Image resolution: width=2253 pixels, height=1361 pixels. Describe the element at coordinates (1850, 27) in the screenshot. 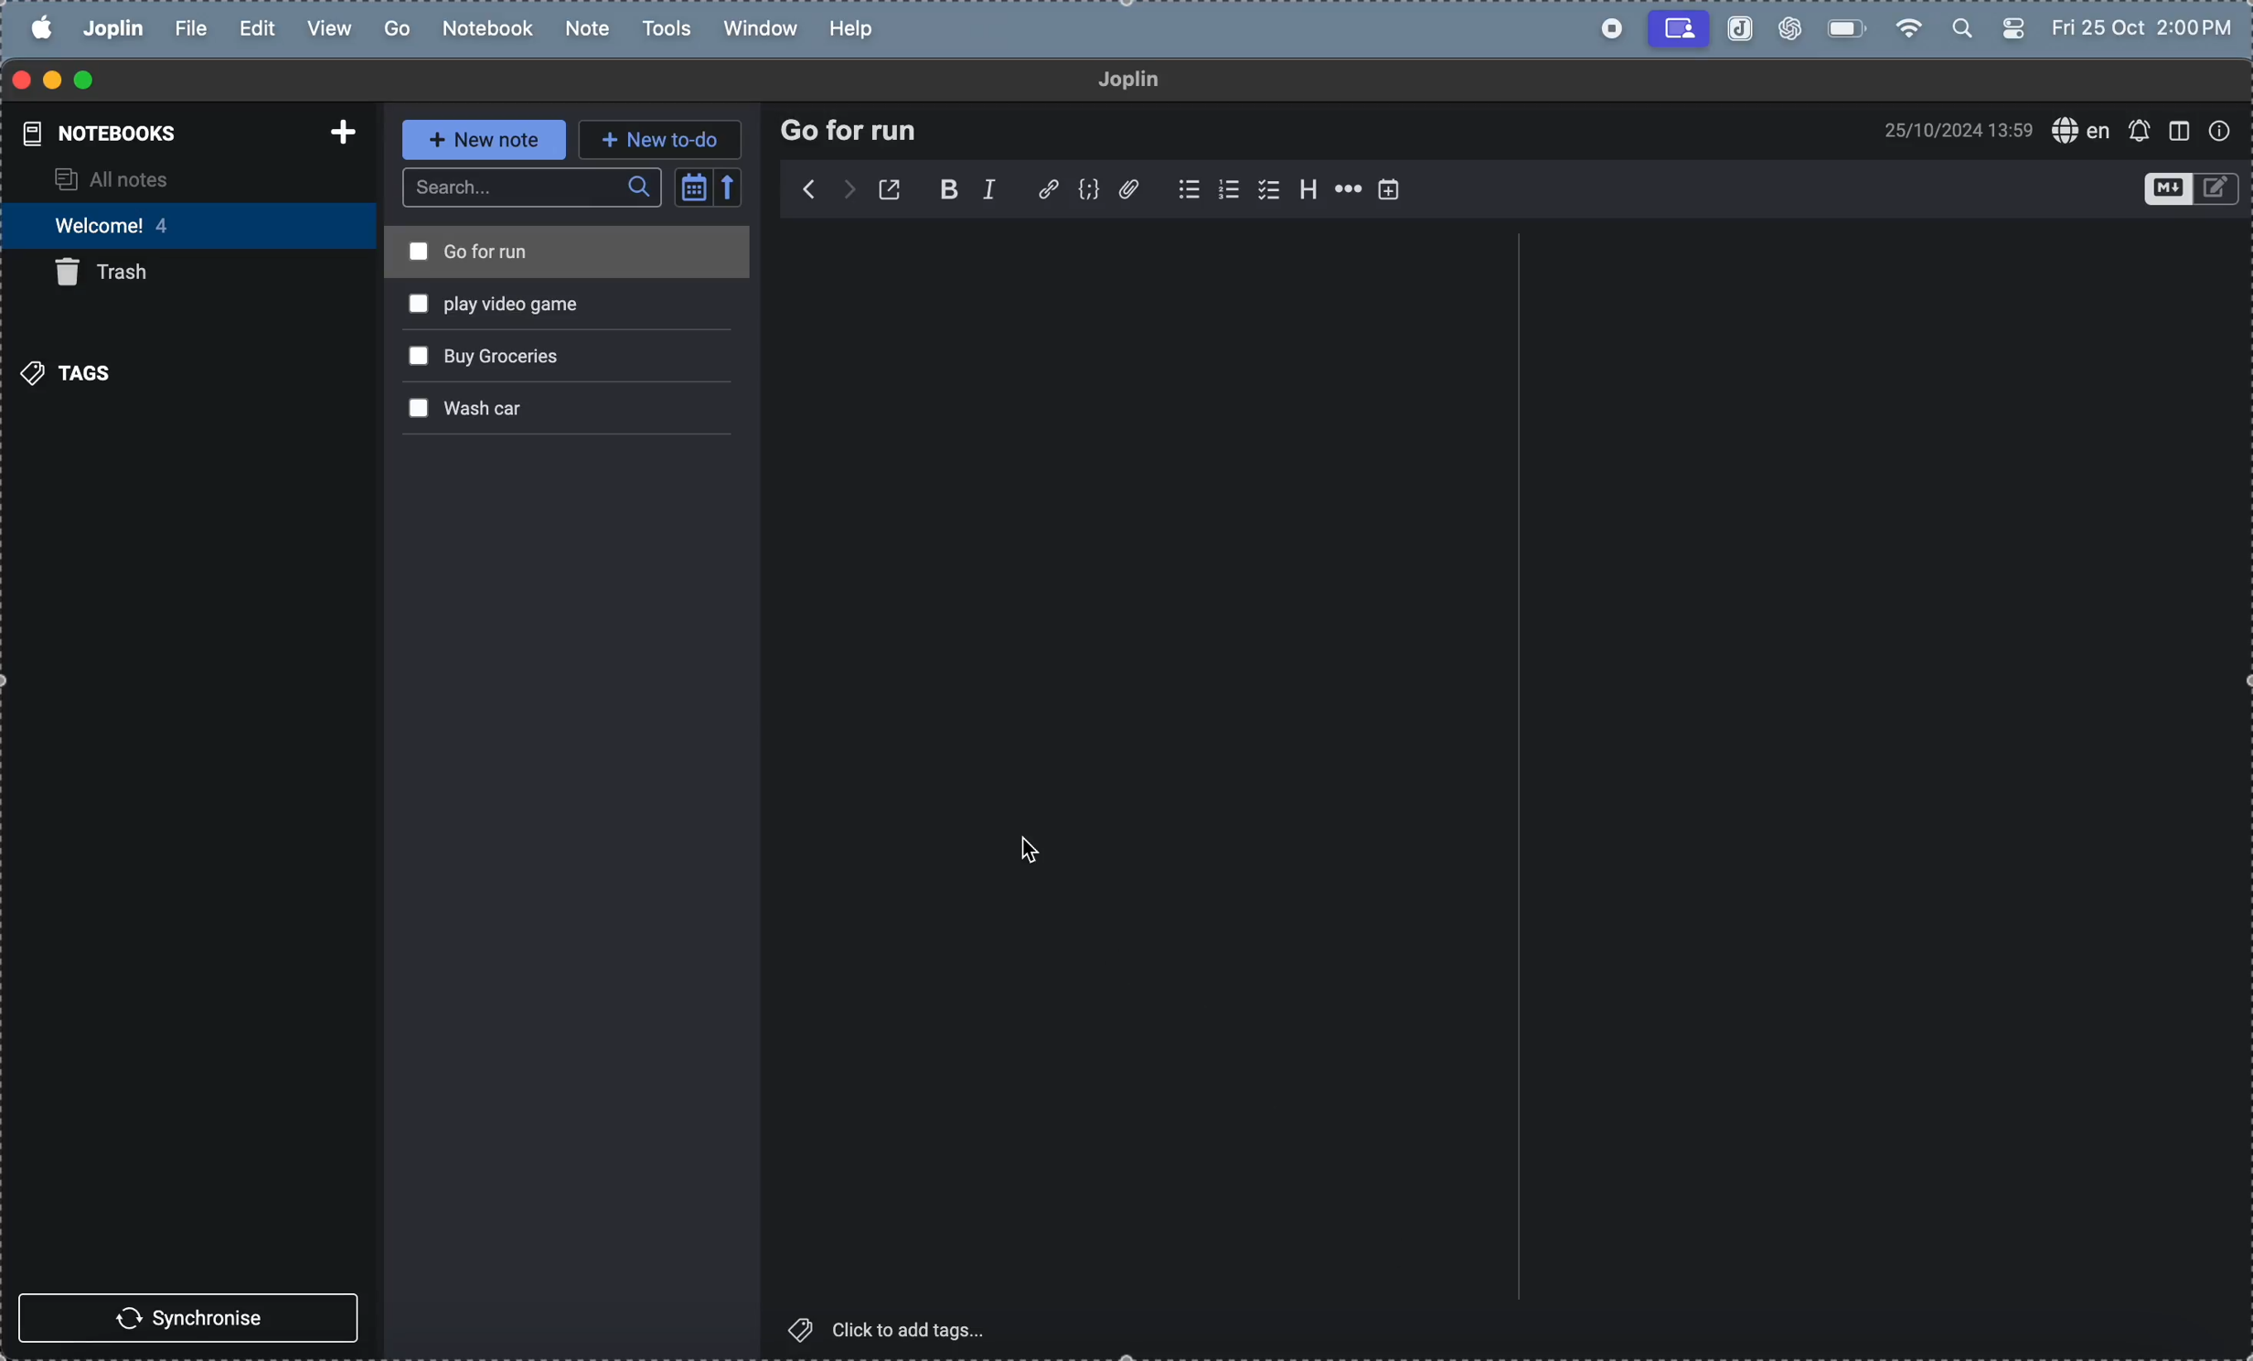

I see `battery` at that location.